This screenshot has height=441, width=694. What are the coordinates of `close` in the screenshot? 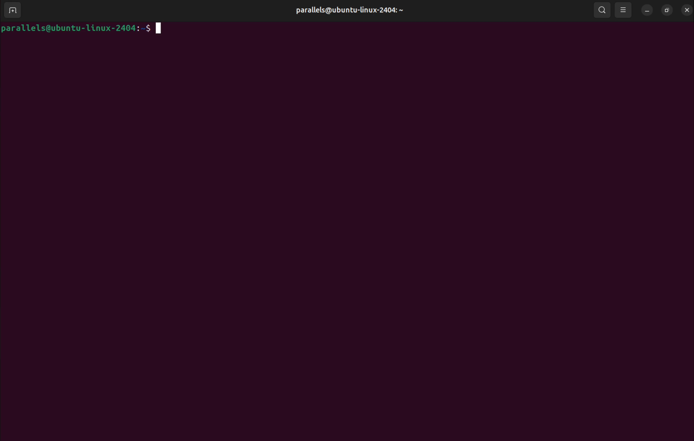 It's located at (687, 10).